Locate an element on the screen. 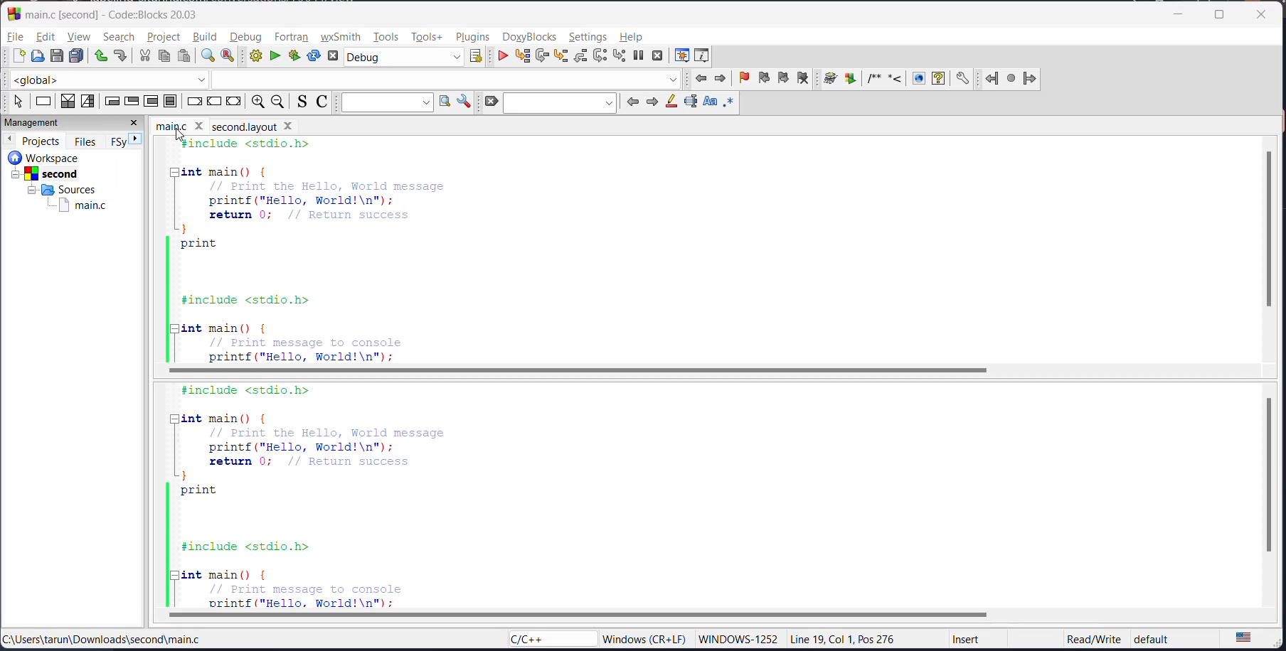 The height and width of the screenshot is (651, 1286). jump back is located at coordinates (703, 79).